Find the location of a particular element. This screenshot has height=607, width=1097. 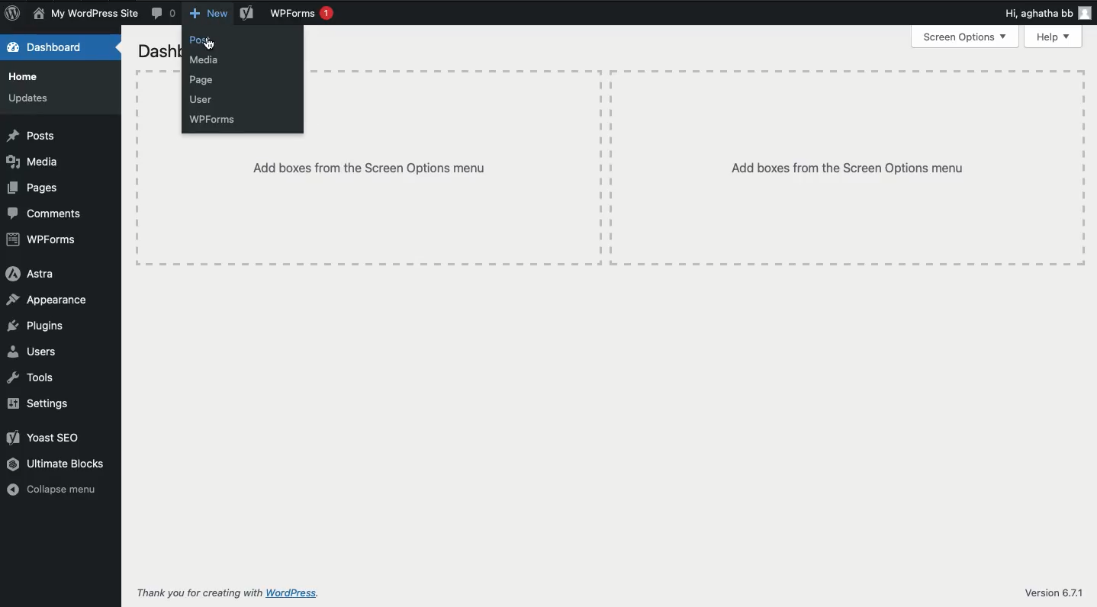

Version 6.7.1 is located at coordinates (1053, 593).